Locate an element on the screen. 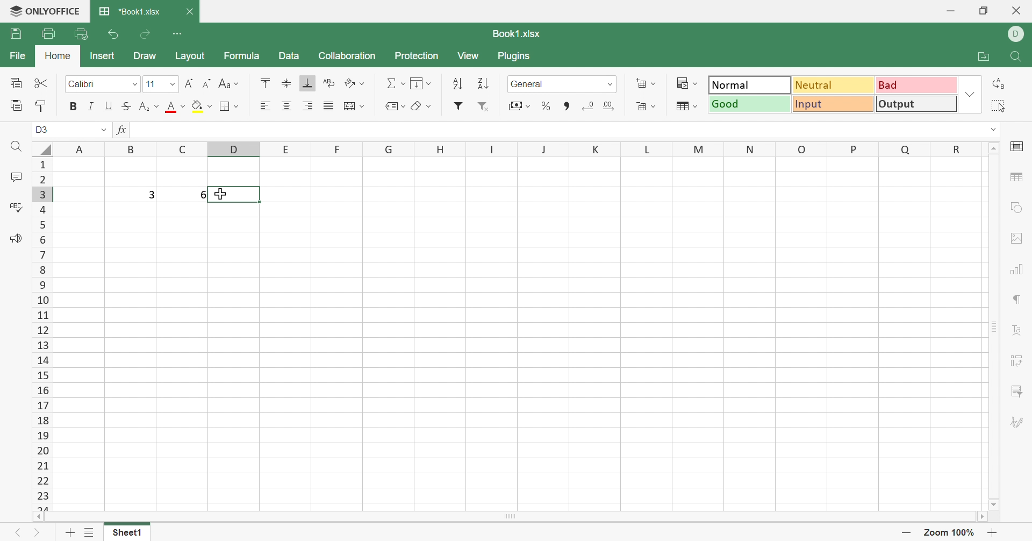 The width and height of the screenshot is (1032, 541). Align top is located at coordinates (287, 84).